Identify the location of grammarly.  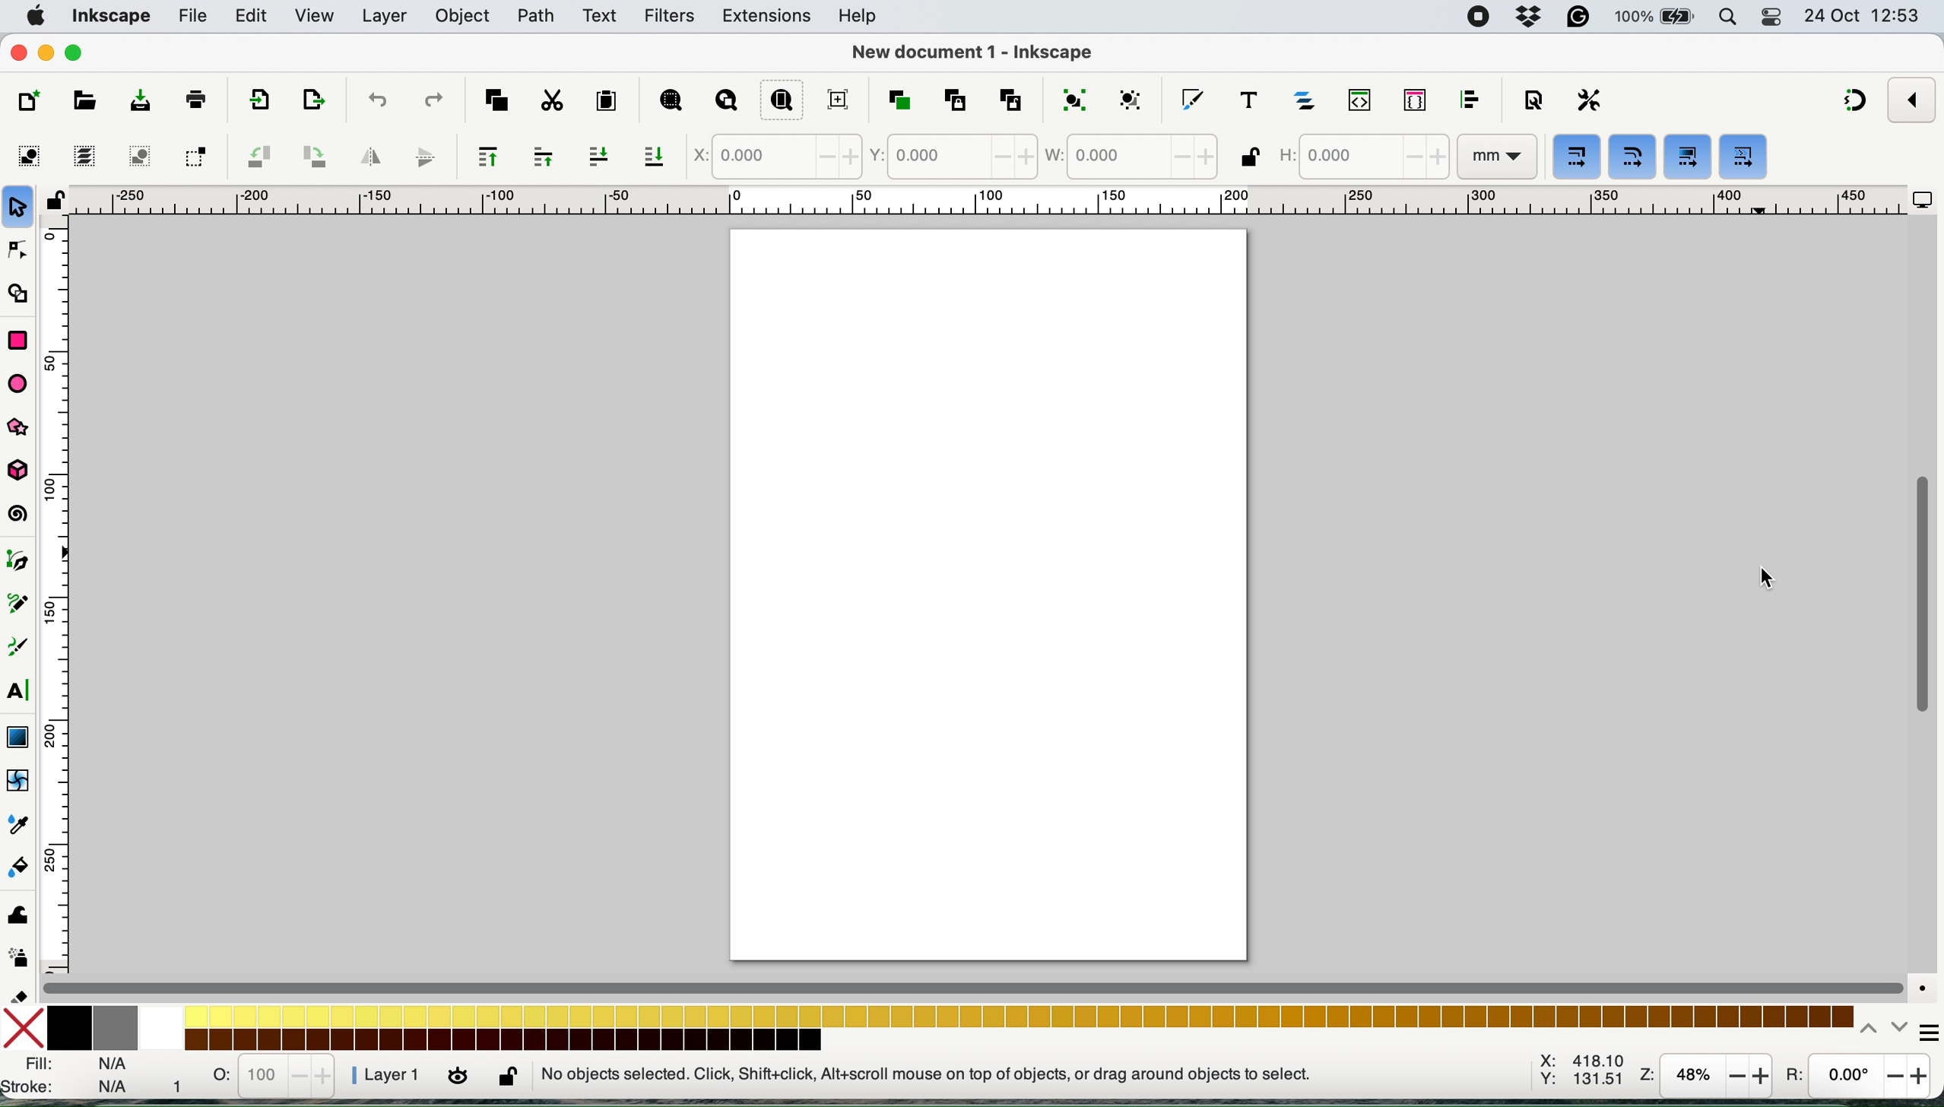
(1579, 17).